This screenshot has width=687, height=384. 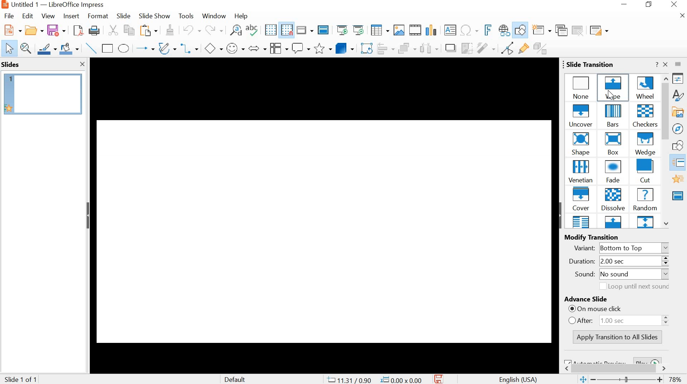 I want to click on Insert Image, so click(x=399, y=30).